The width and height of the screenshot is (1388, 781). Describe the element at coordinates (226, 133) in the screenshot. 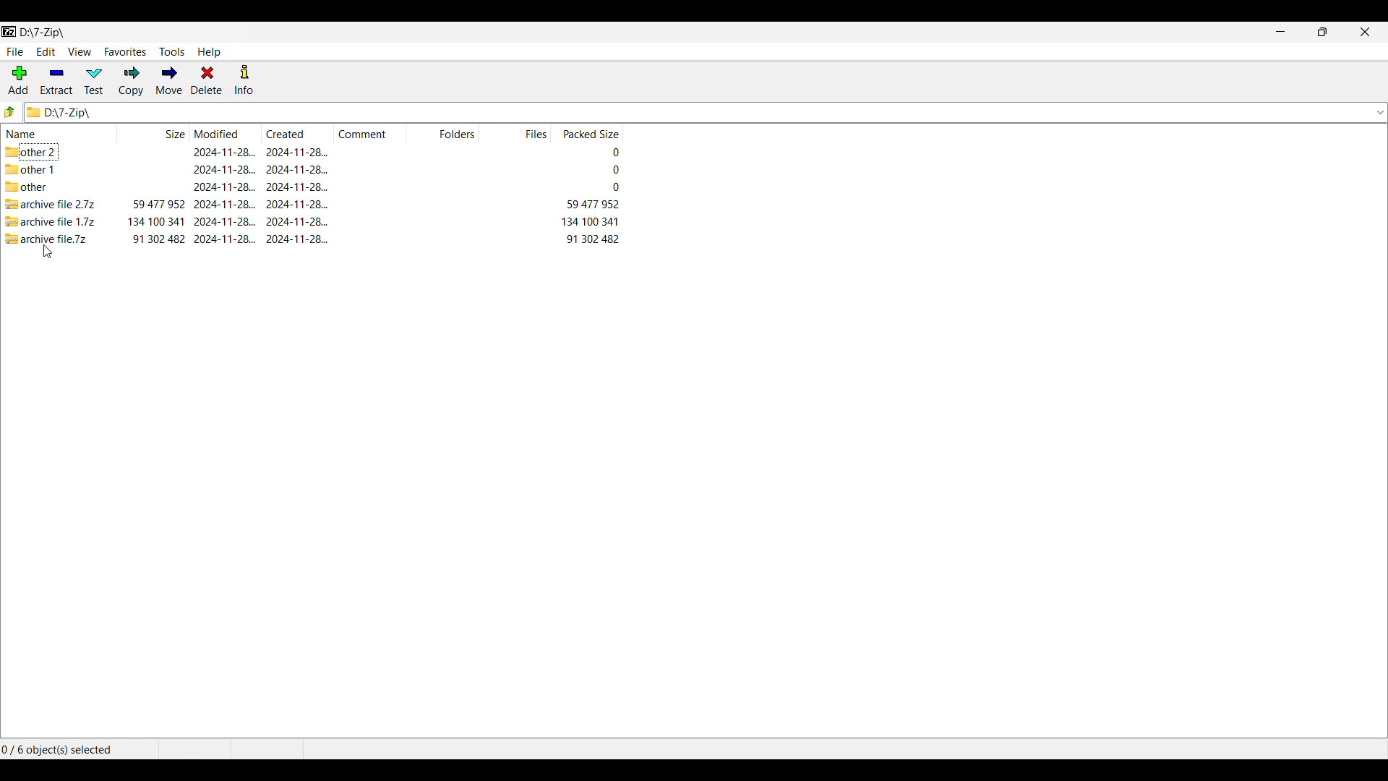

I see `Modified column` at that location.